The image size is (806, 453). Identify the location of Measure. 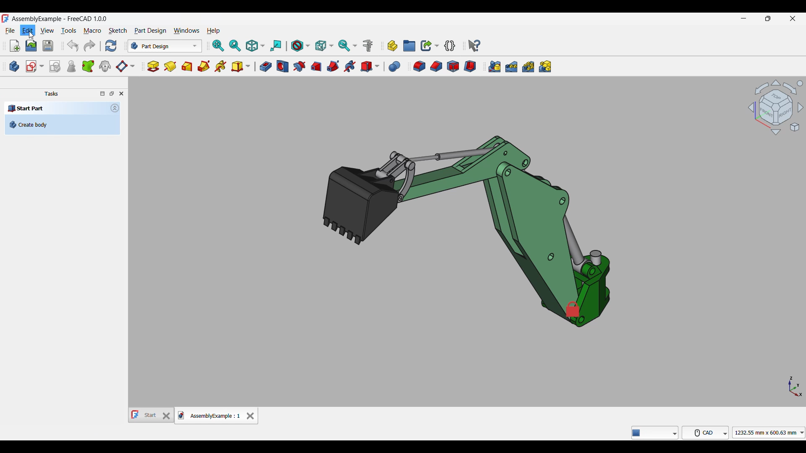
(368, 46).